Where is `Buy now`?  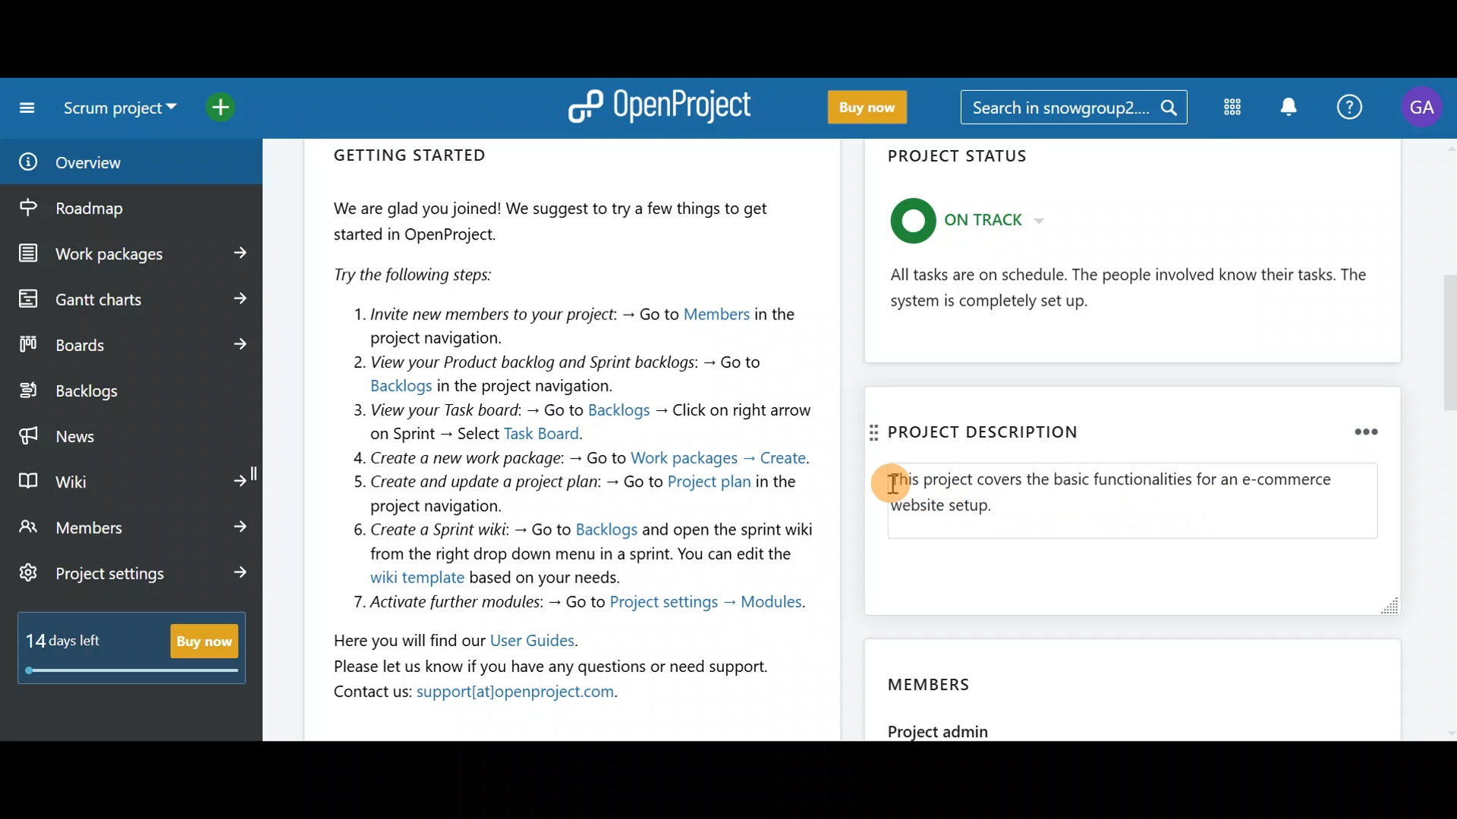 Buy now is located at coordinates (138, 657).